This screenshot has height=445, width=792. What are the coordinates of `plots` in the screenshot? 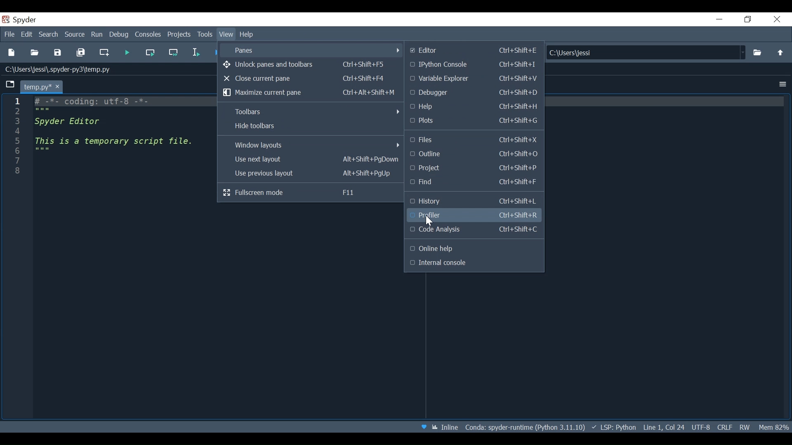 It's located at (474, 120).